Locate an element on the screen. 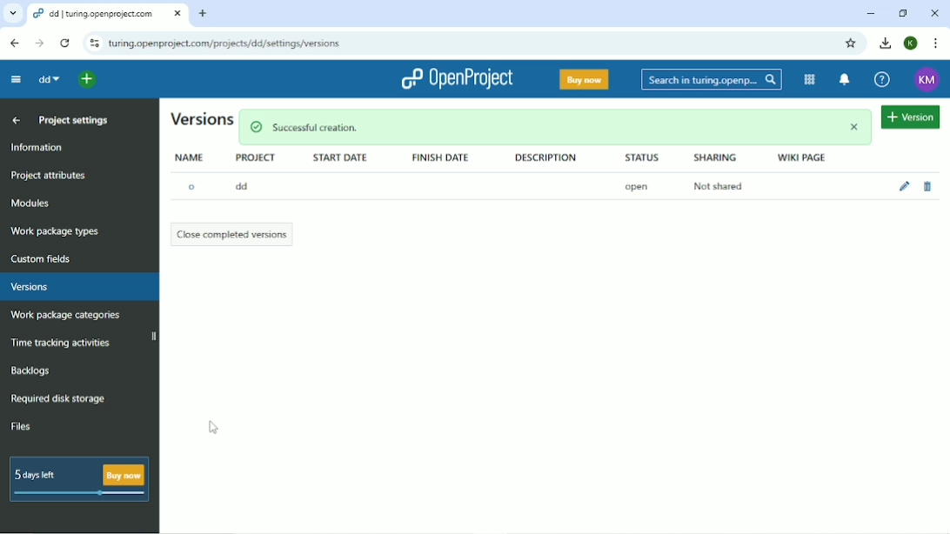 The height and width of the screenshot is (534, 950). OpenProject is located at coordinates (457, 79).